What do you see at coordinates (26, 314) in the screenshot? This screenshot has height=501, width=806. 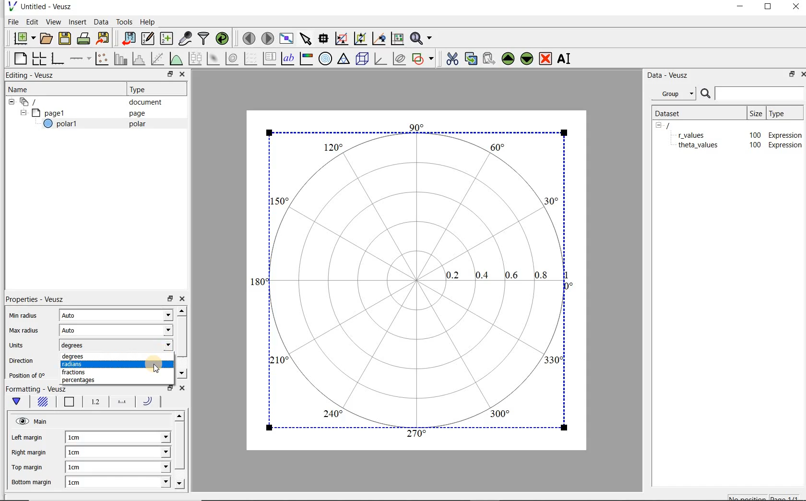 I see `Min radius` at bounding box center [26, 314].